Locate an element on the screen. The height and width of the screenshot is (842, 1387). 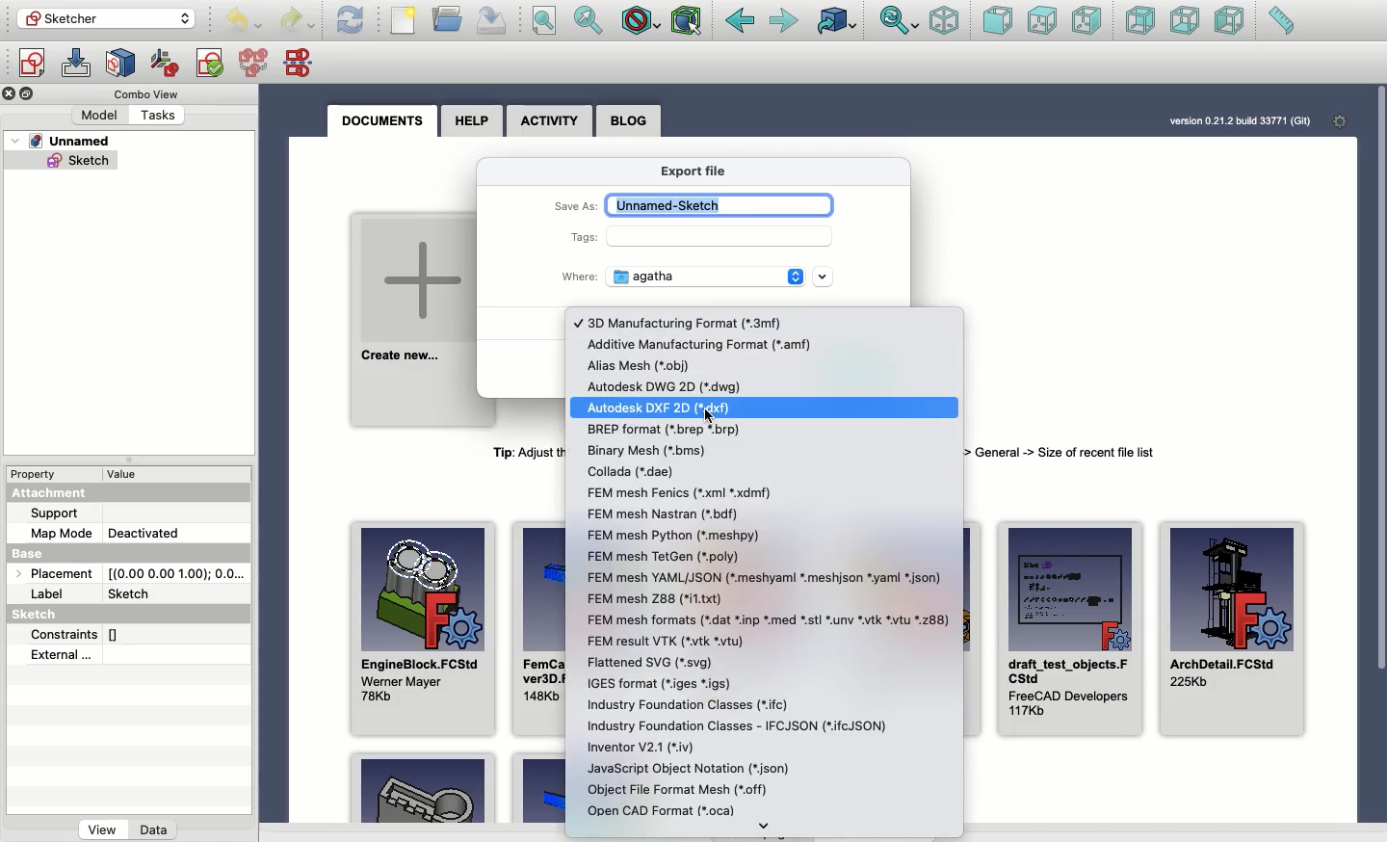
YAML/JSON is located at coordinates (767, 579).